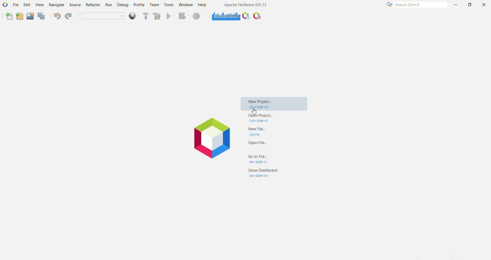 This screenshot has height=260, width=491. Describe the element at coordinates (40, 5) in the screenshot. I see `View` at that location.